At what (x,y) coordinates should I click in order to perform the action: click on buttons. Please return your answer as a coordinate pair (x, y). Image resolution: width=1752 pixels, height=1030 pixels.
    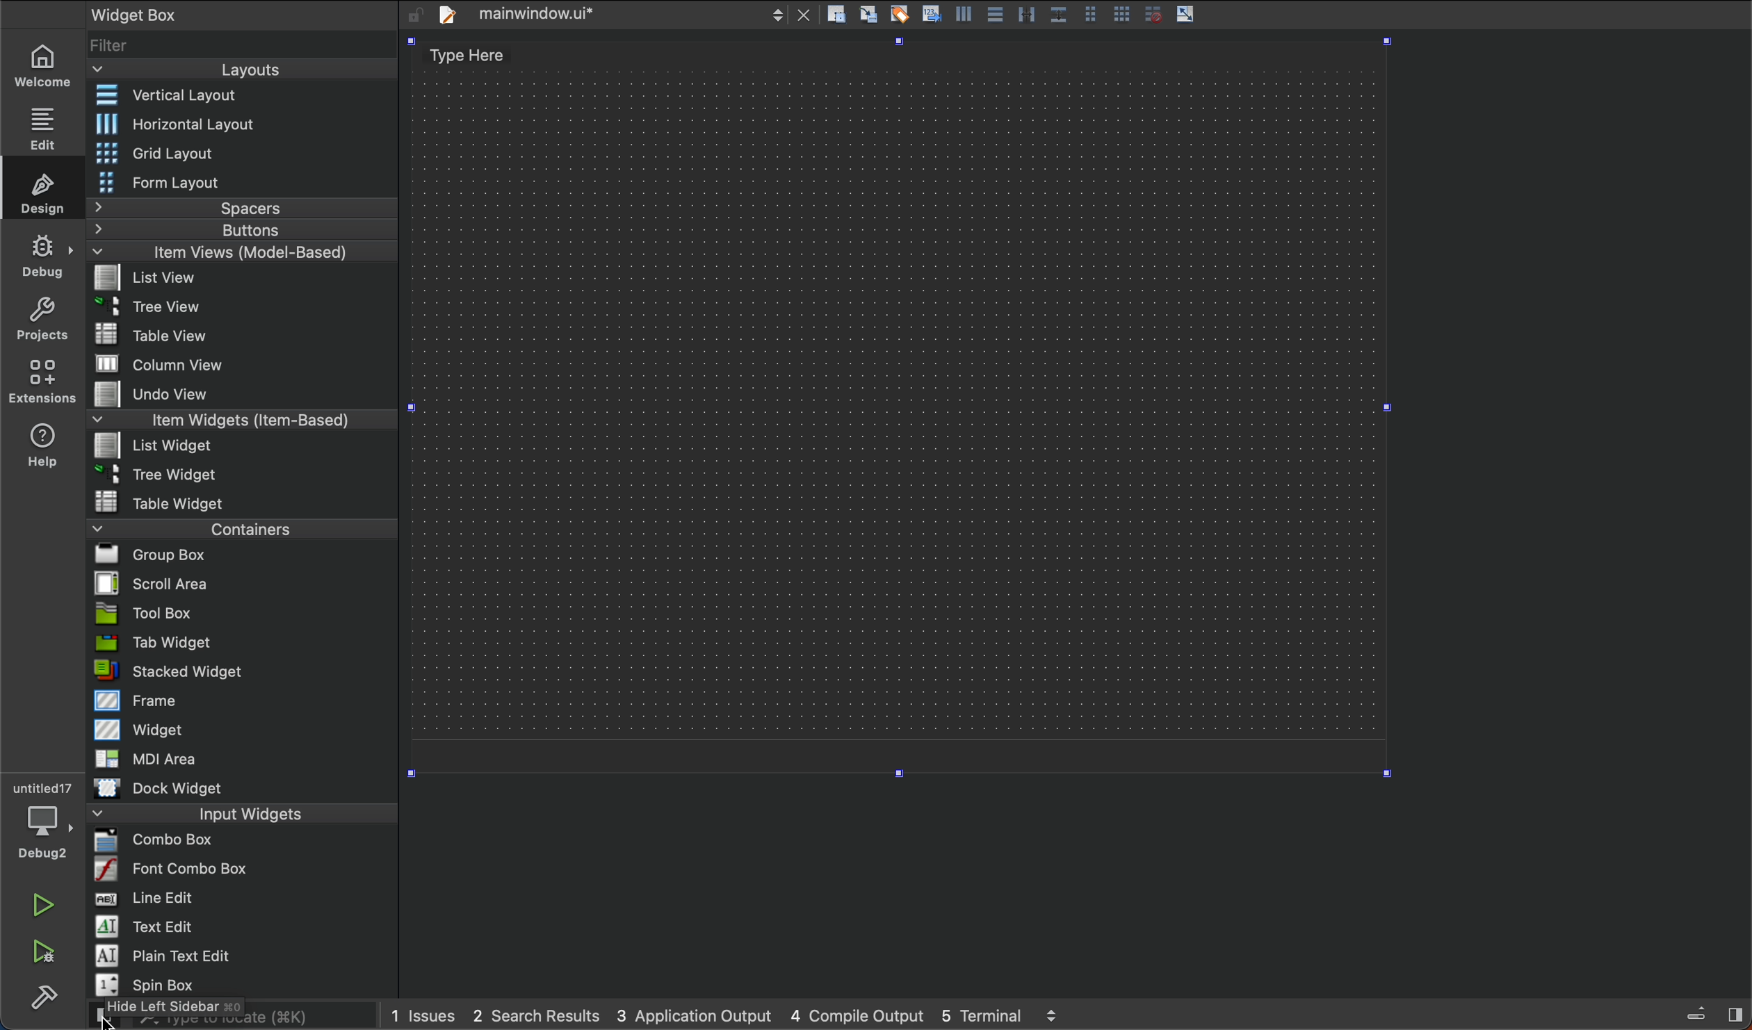
    Looking at the image, I should click on (234, 231).